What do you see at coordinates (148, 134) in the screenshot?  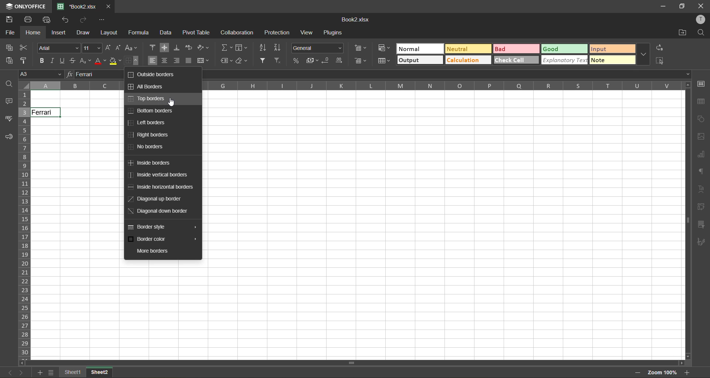 I see `right borders` at bounding box center [148, 134].